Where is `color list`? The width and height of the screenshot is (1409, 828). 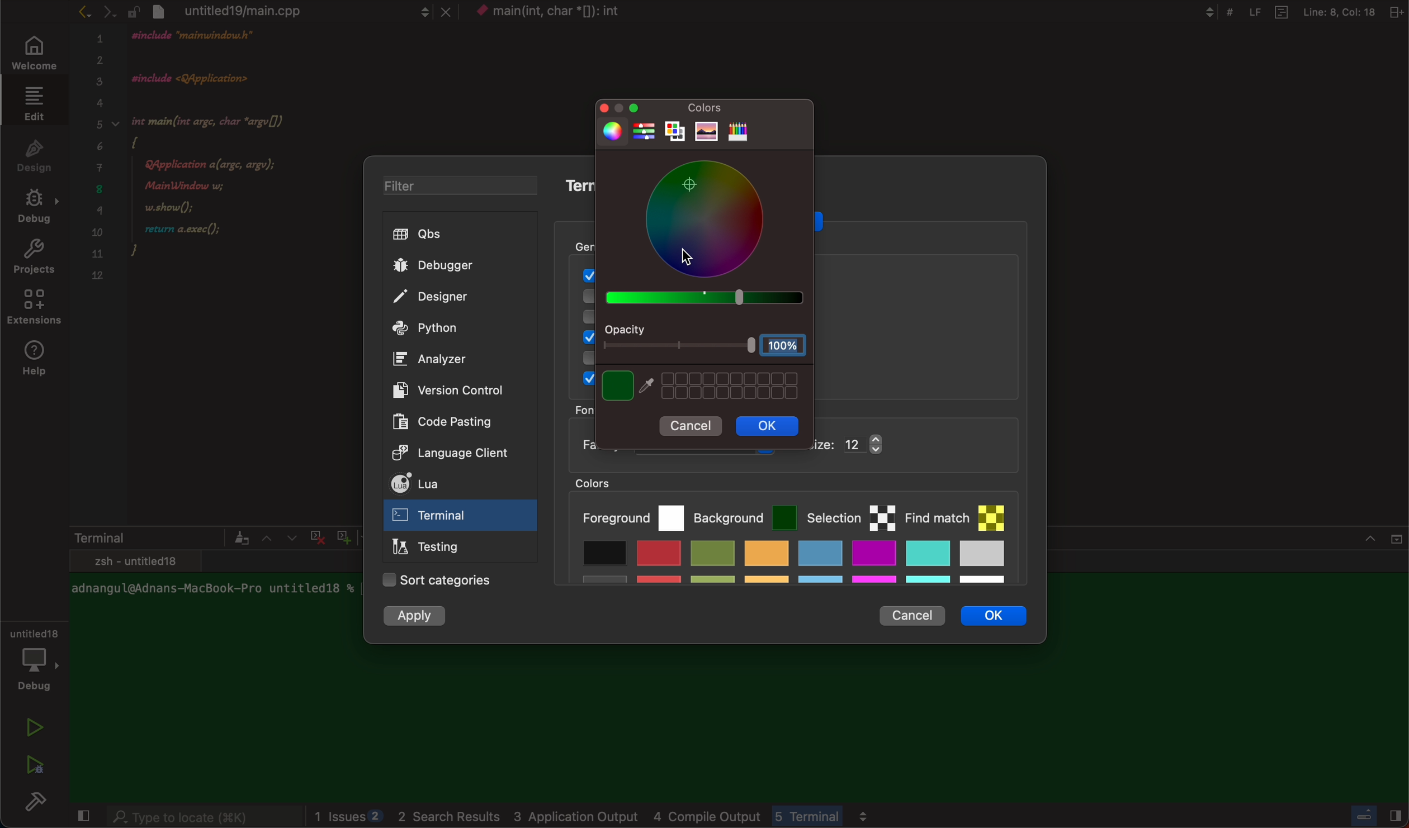
color list is located at coordinates (792, 566).